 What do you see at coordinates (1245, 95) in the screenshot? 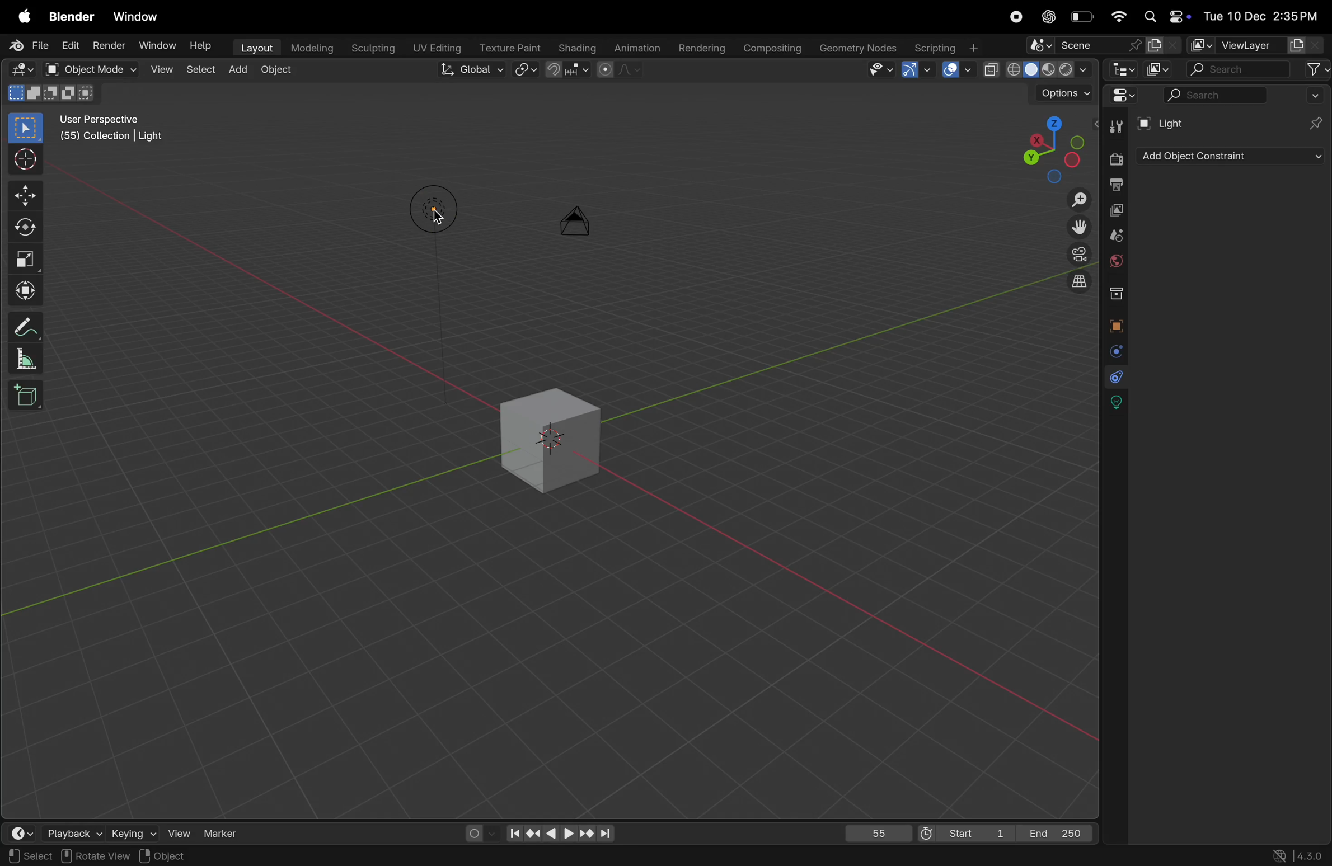
I see `search` at bounding box center [1245, 95].